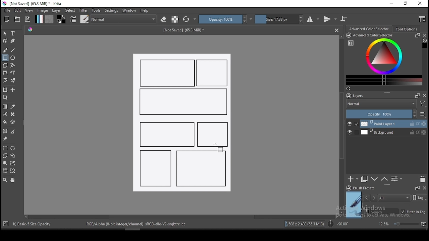 The height and width of the screenshot is (241, 429). Describe the element at coordinates (49, 19) in the screenshot. I see `pattern` at that location.